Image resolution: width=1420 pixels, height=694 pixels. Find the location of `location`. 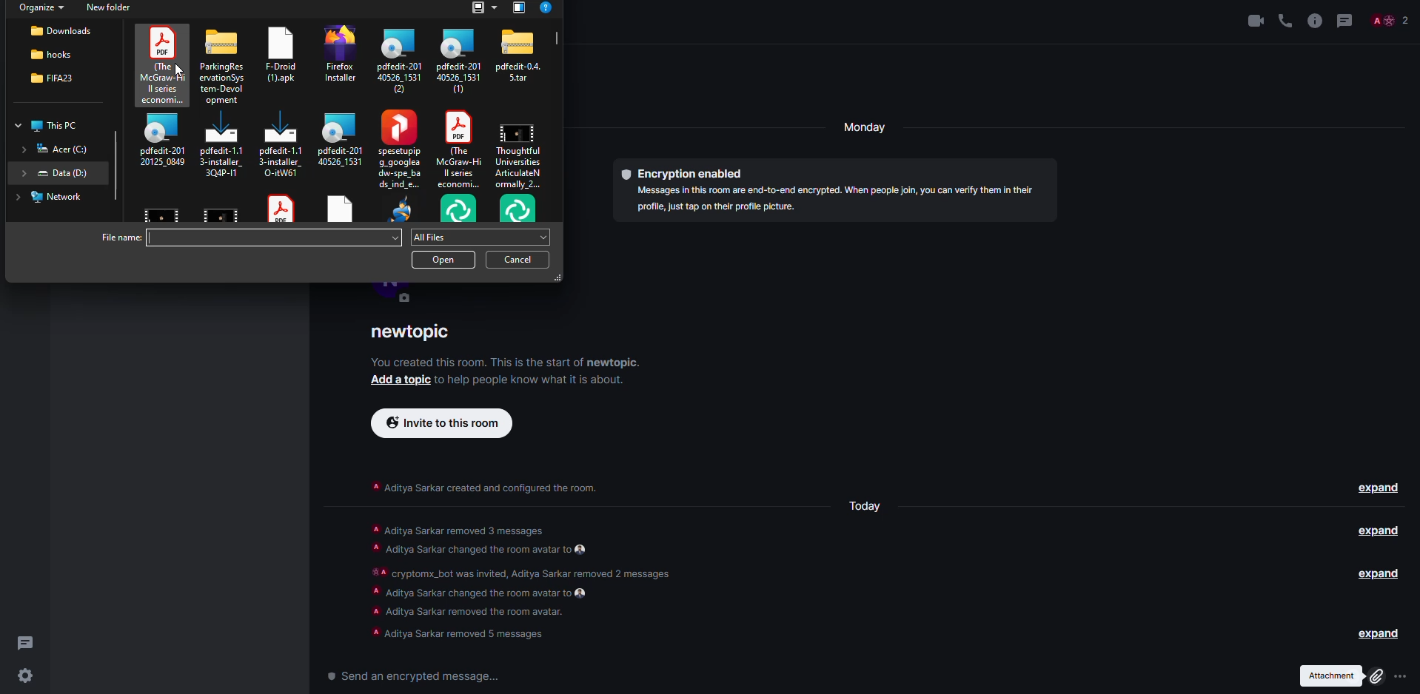

location is located at coordinates (57, 174).